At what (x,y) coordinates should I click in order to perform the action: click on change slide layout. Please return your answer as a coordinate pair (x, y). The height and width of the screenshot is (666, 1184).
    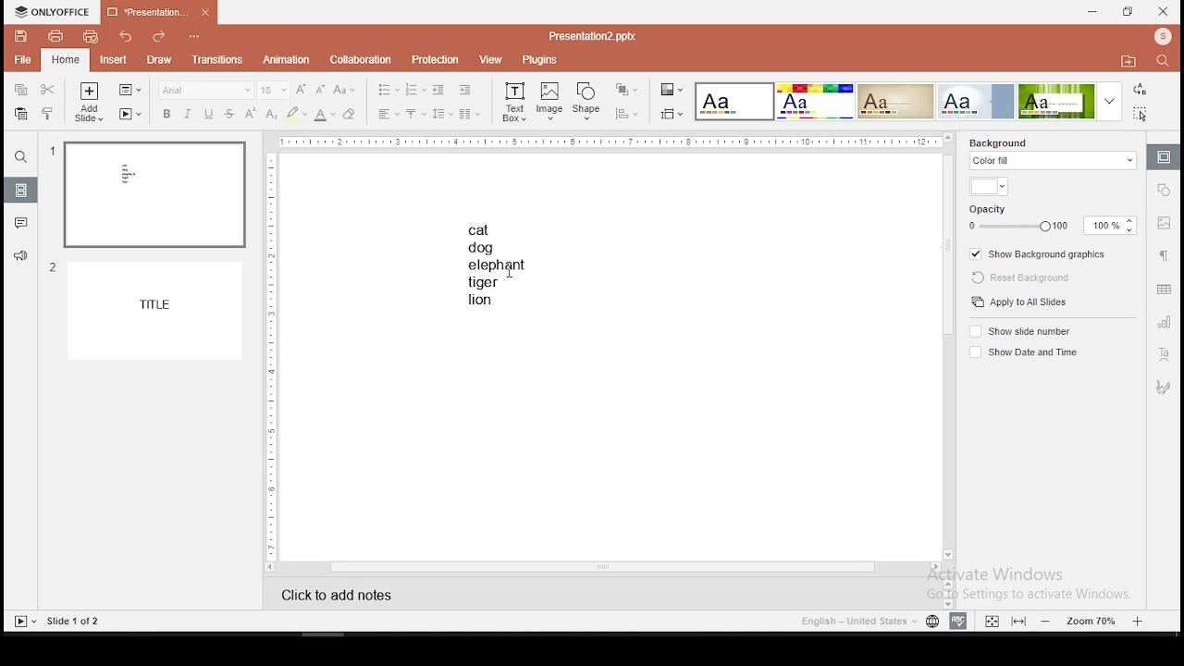
    Looking at the image, I should click on (129, 89).